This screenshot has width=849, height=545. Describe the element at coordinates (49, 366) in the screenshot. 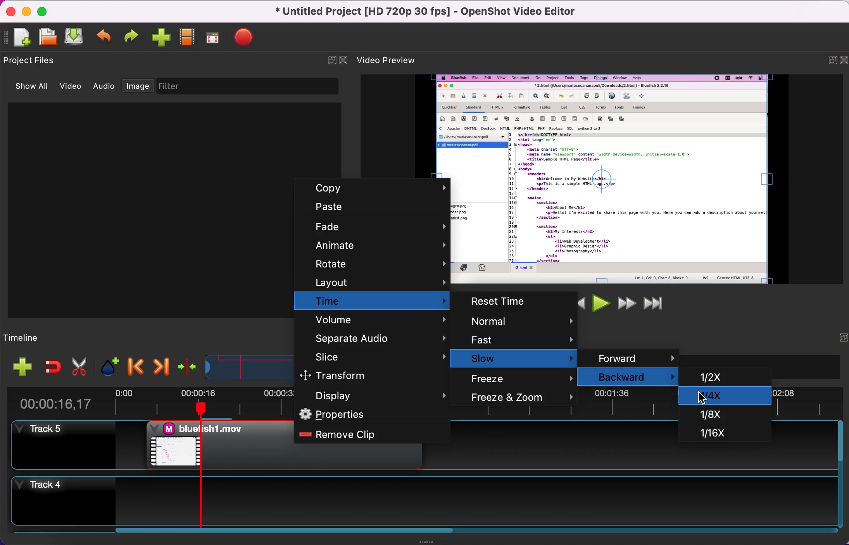

I see `enable snapping` at that location.